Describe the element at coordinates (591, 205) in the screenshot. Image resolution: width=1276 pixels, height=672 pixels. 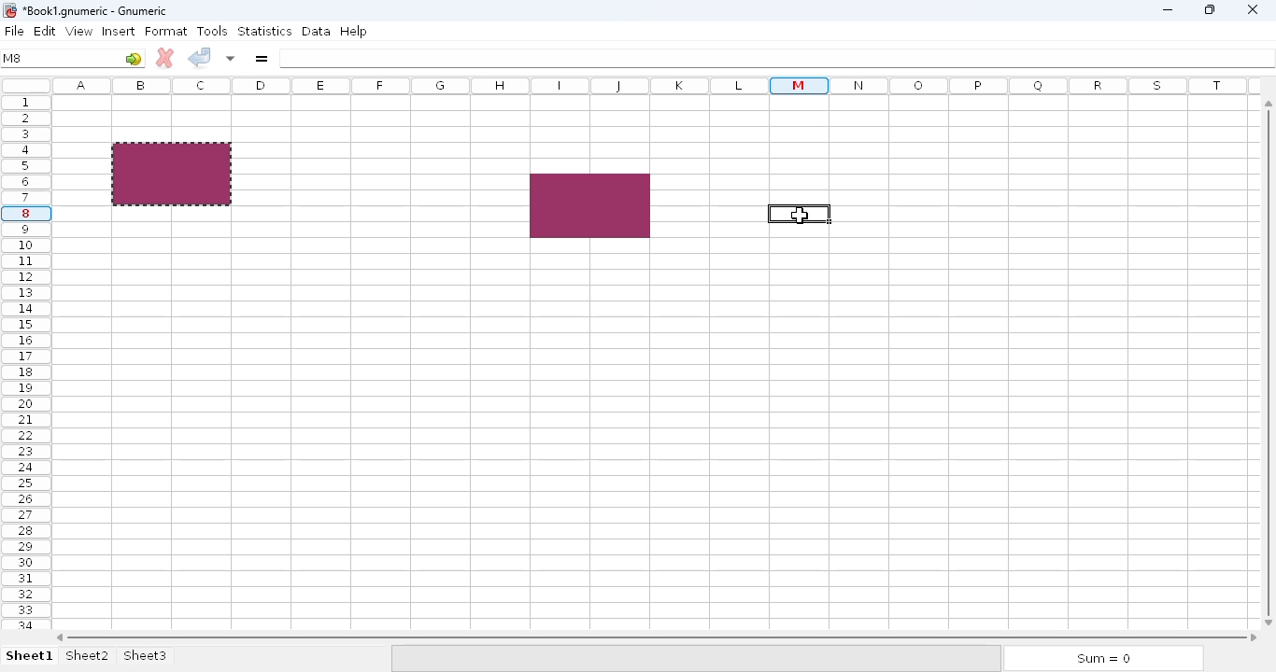
I see `selected range duplicated to another location` at that location.